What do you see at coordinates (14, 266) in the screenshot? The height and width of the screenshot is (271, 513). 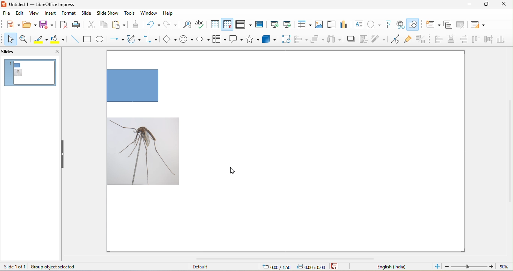 I see `slide 1 of 1` at bounding box center [14, 266].